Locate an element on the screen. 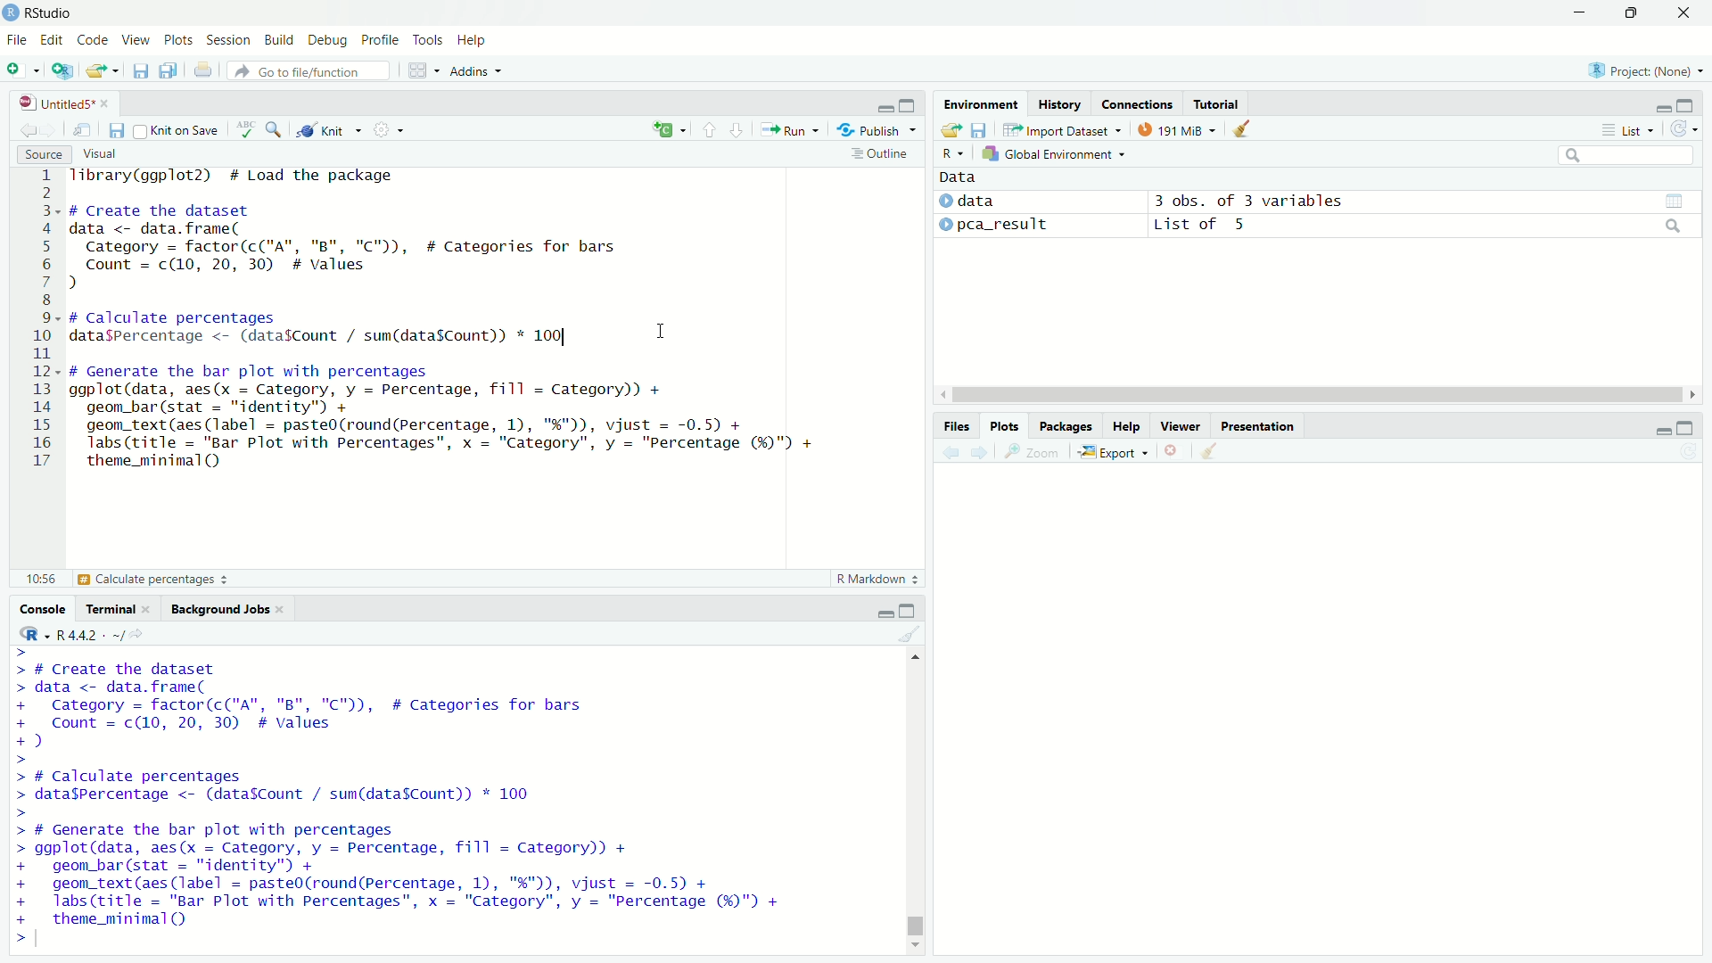 The image size is (1712, 963). maximize is located at coordinates (1689, 105).